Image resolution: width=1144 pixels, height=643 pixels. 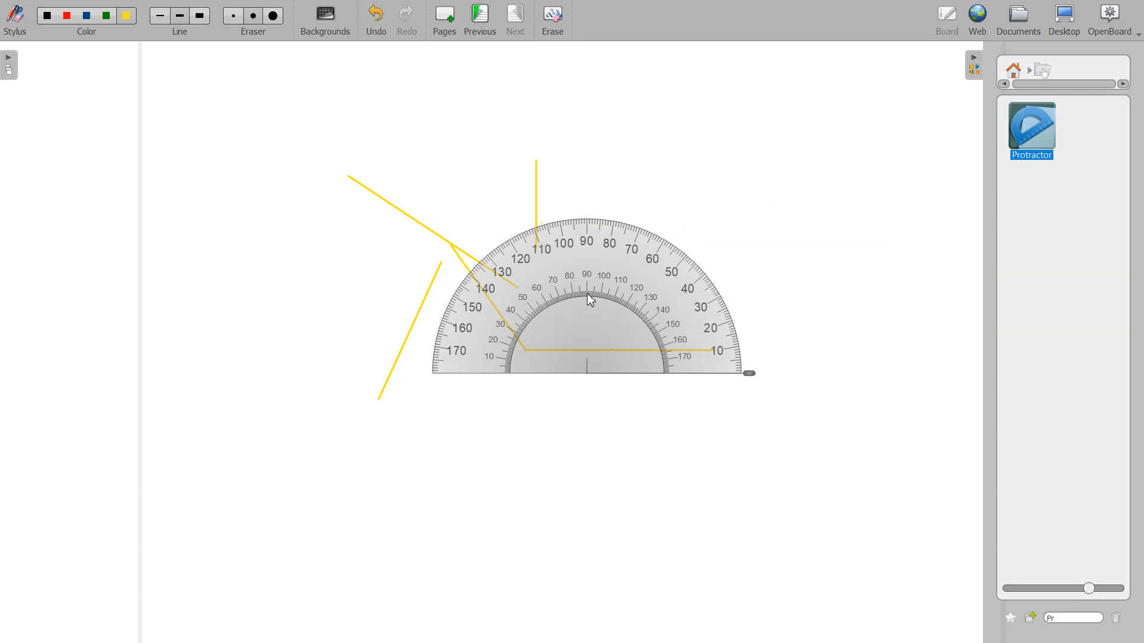 I want to click on Erase, so click(x=552, y=21).